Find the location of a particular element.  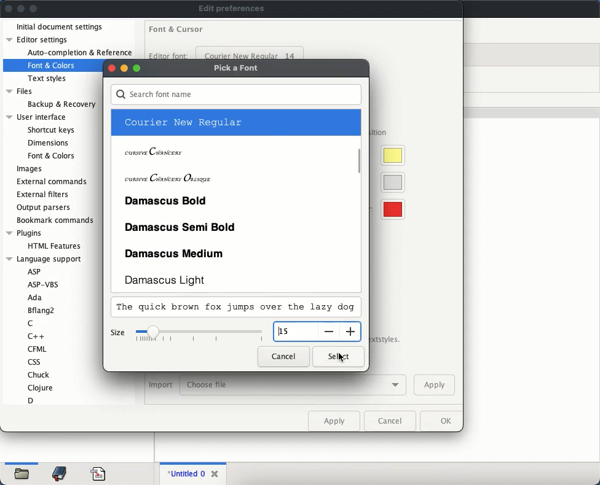

open is located at coordinates (23, 475).